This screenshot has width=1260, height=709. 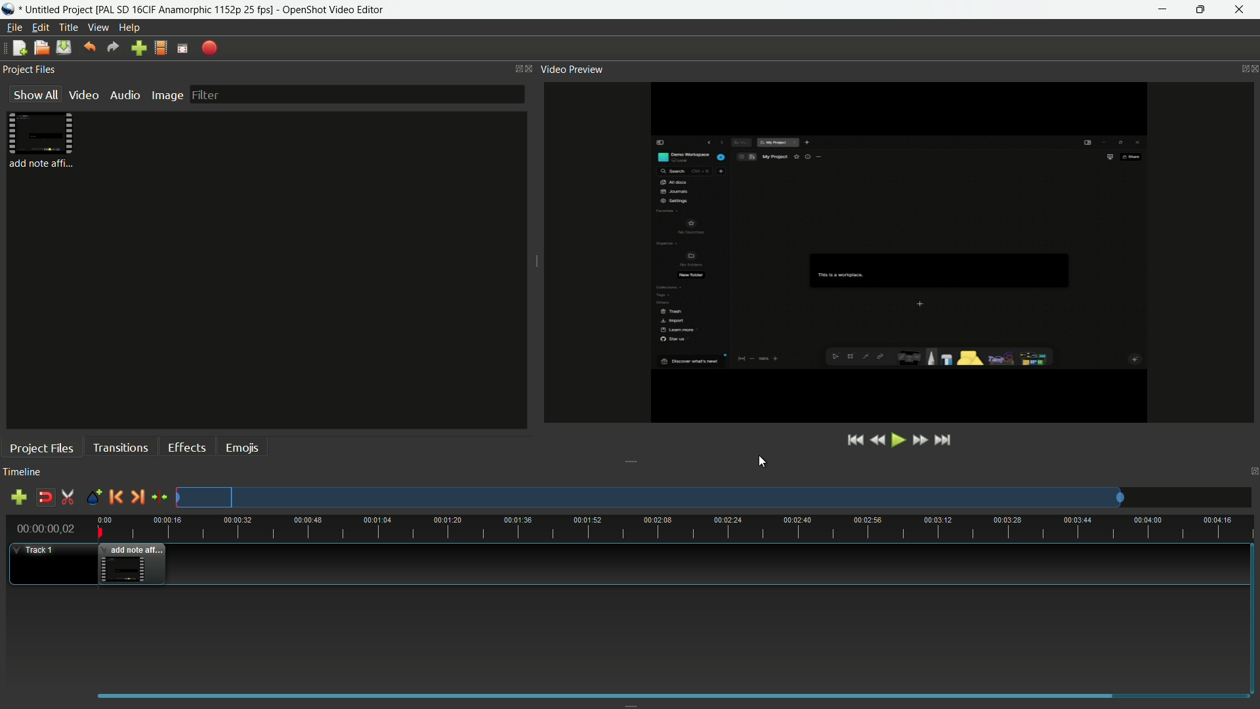 I want to click on file menu, so click(x=12, y=28).